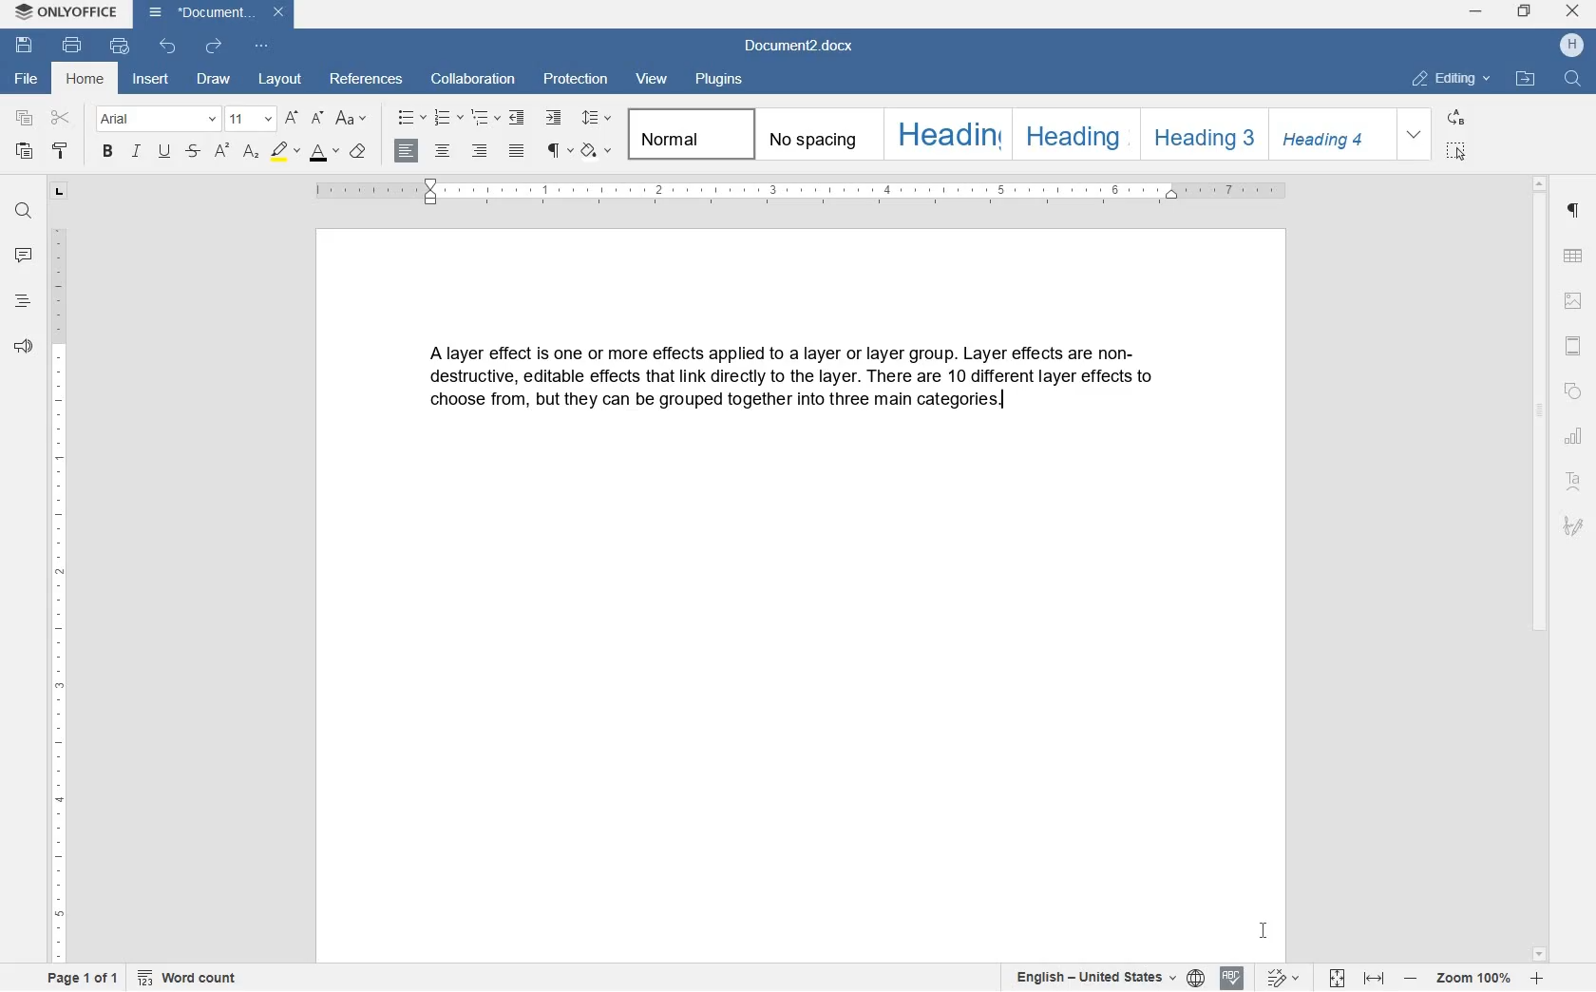 The image size is (1596, 992). What do you see at coordinates (364, 78) in the screenshot?
I see `REFERENCES` at bounding box center [364, 78].